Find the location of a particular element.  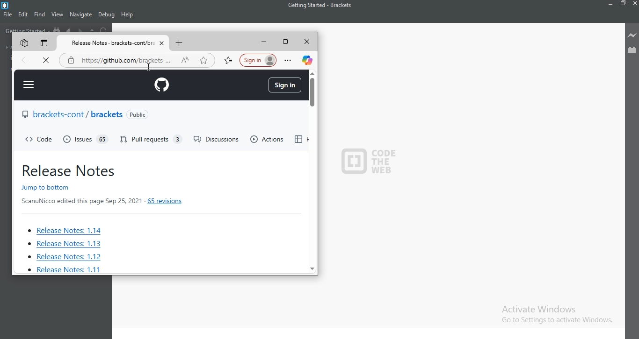

issues is located at coordinates (85, 139).